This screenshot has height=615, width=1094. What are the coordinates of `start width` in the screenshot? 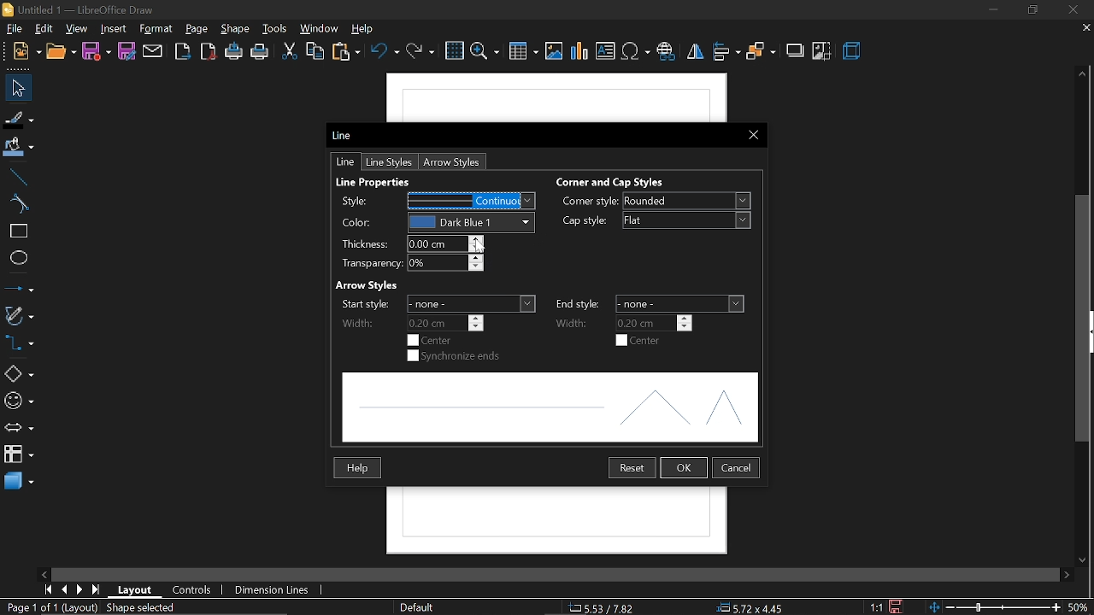 It's located at (446, 323).